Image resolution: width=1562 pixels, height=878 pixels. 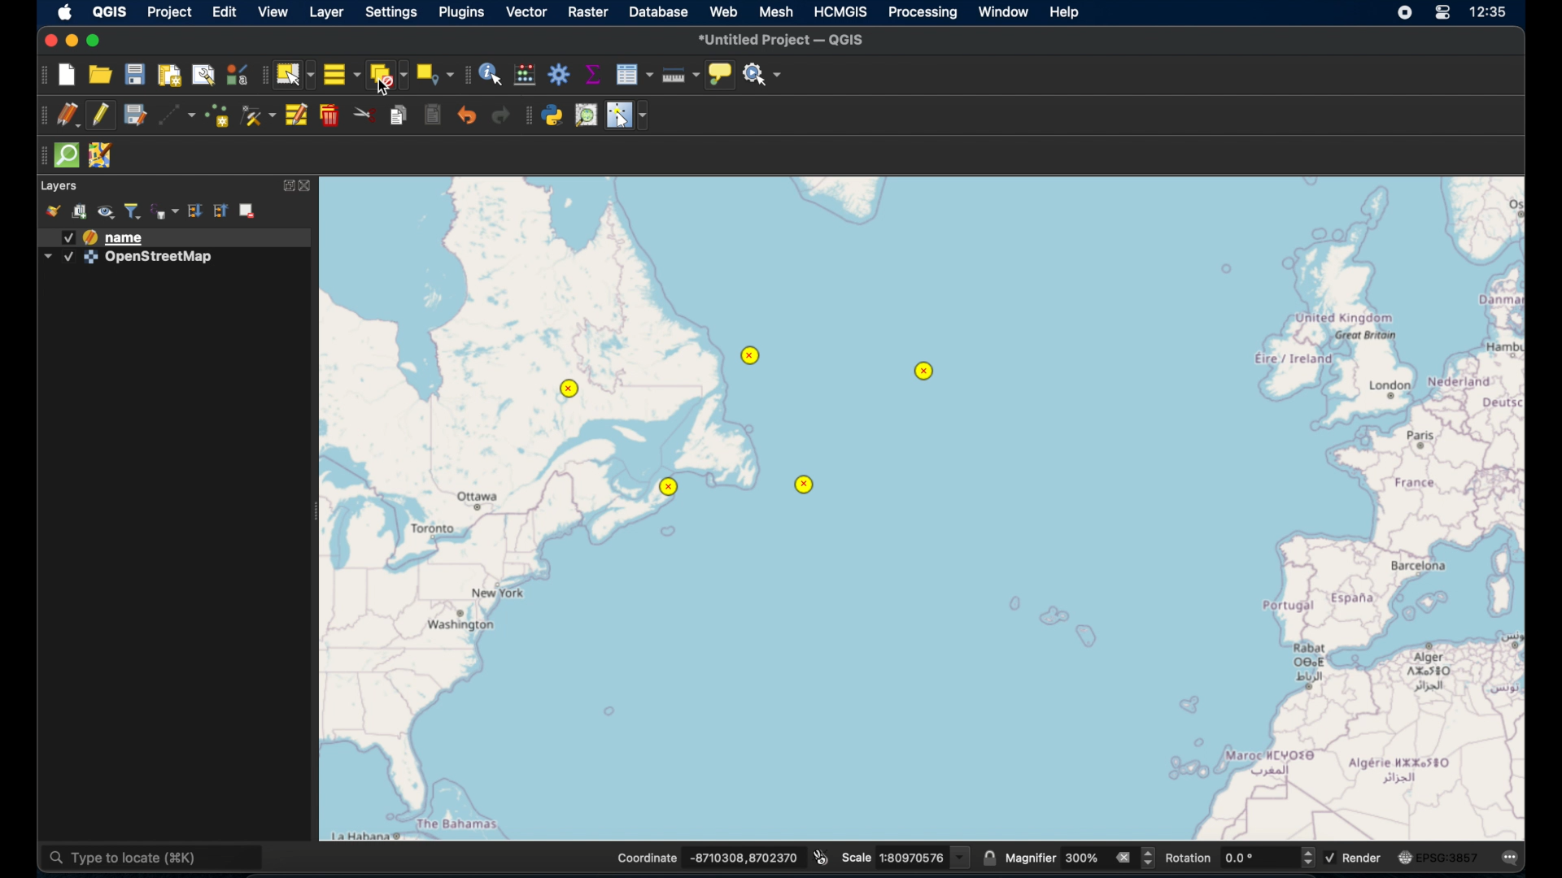 What do you see at coordinates (719, 75) in the screenshot?
I see `show map tips` at bounding box center [719, 75].